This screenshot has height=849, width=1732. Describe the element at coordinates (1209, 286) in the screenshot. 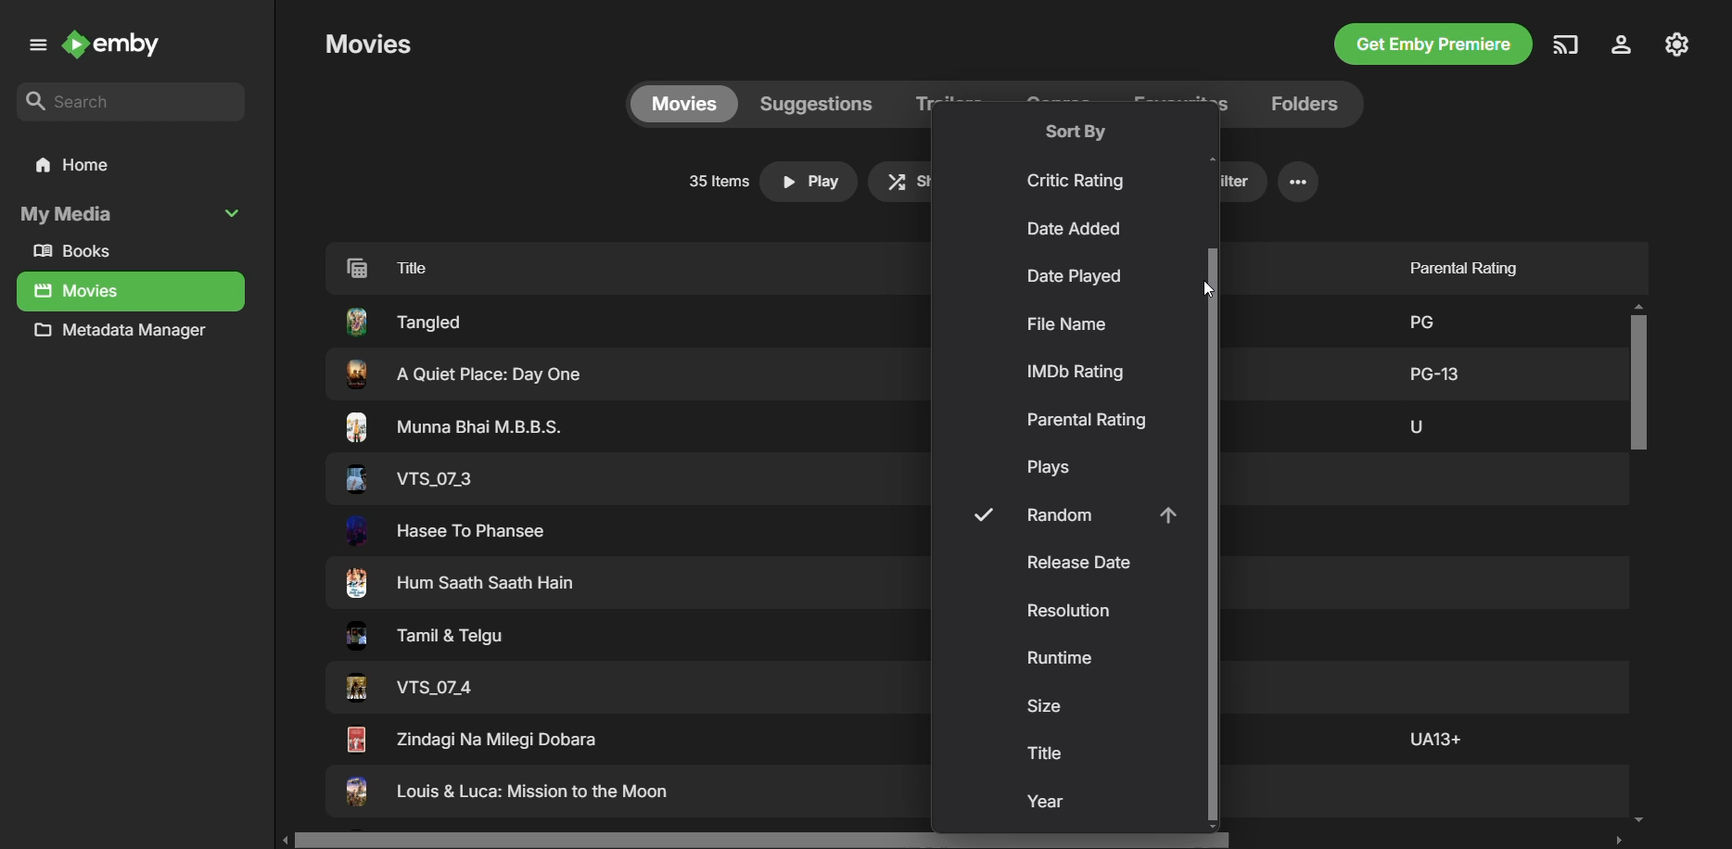

I see `cursor` at that location.